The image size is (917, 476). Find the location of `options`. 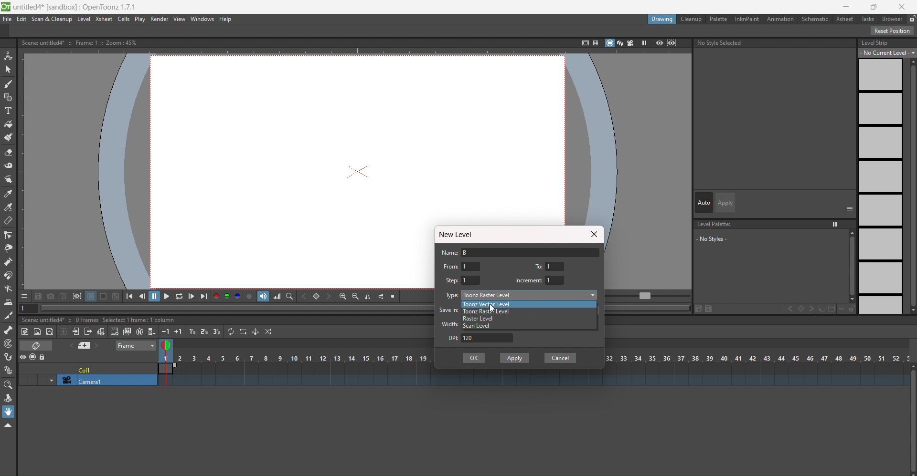

options is located at coordinates (24, 296).